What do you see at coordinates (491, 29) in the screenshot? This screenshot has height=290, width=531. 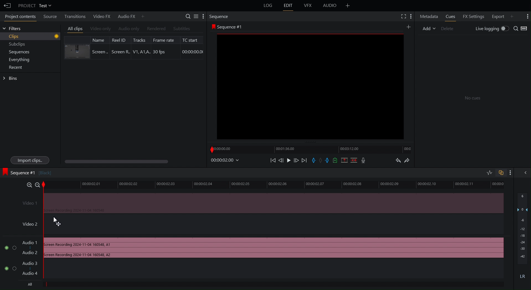 I see `Live Logging` at bounding box center [491, 29].